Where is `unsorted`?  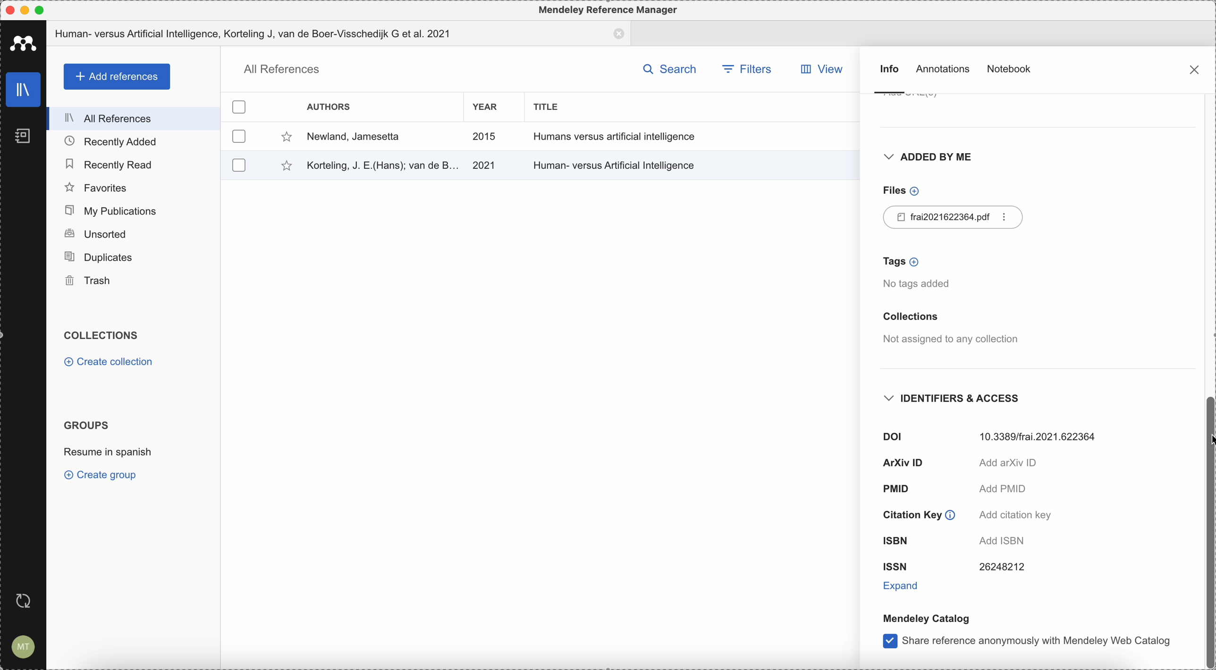
unsorted is located at coordinates (133, 235).